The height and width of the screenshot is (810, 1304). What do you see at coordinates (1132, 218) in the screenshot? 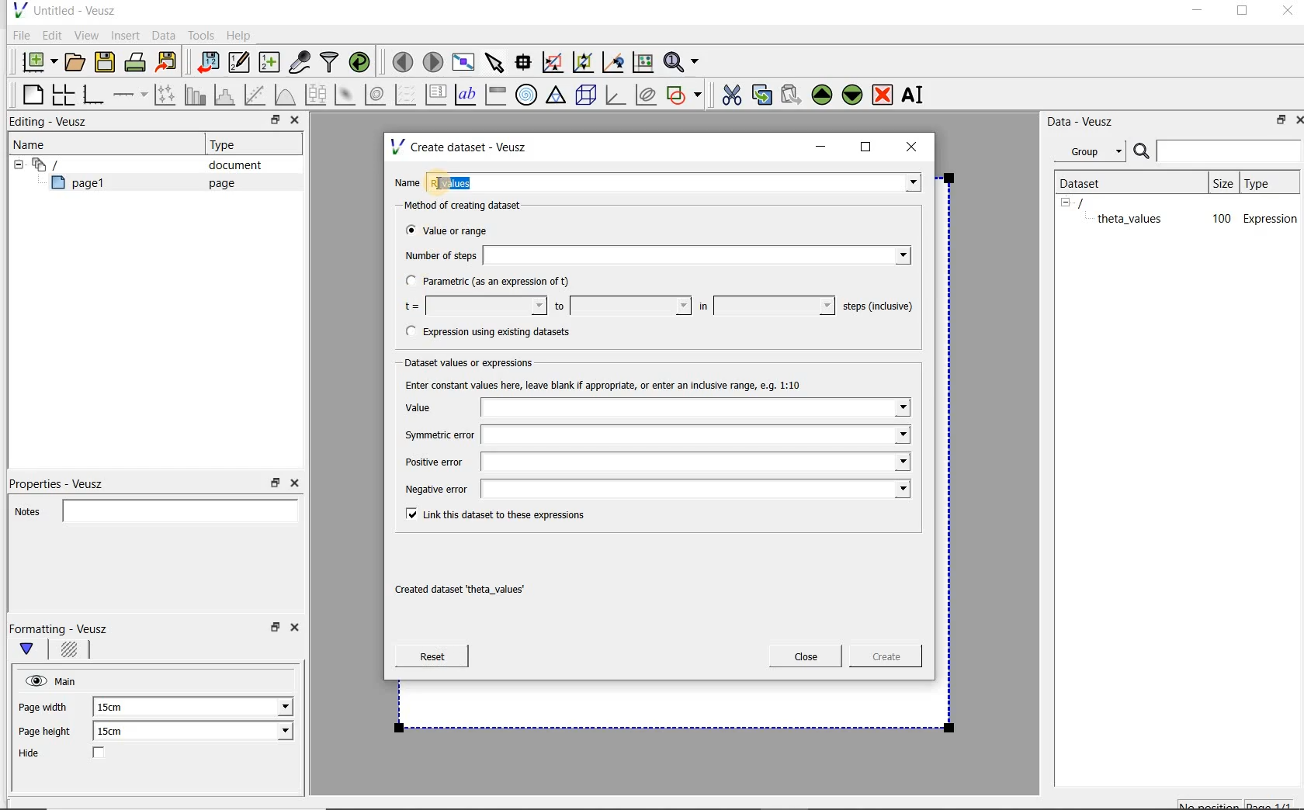
I see `theta_values` at bounding box center [1132, 218].